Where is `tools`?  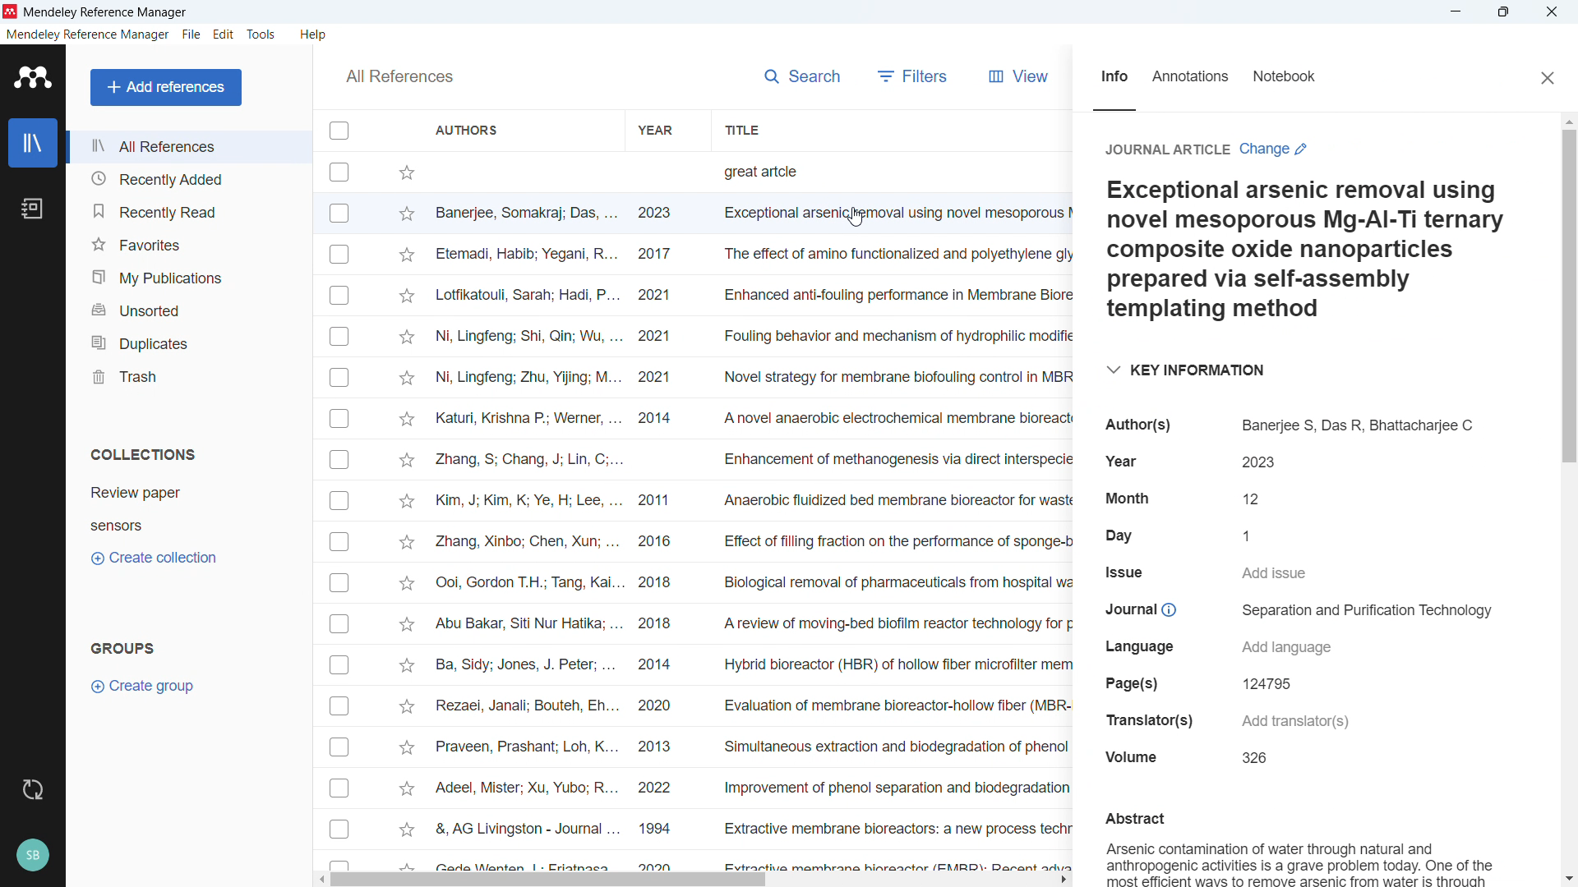 tools is located at coordinates (261, 34).